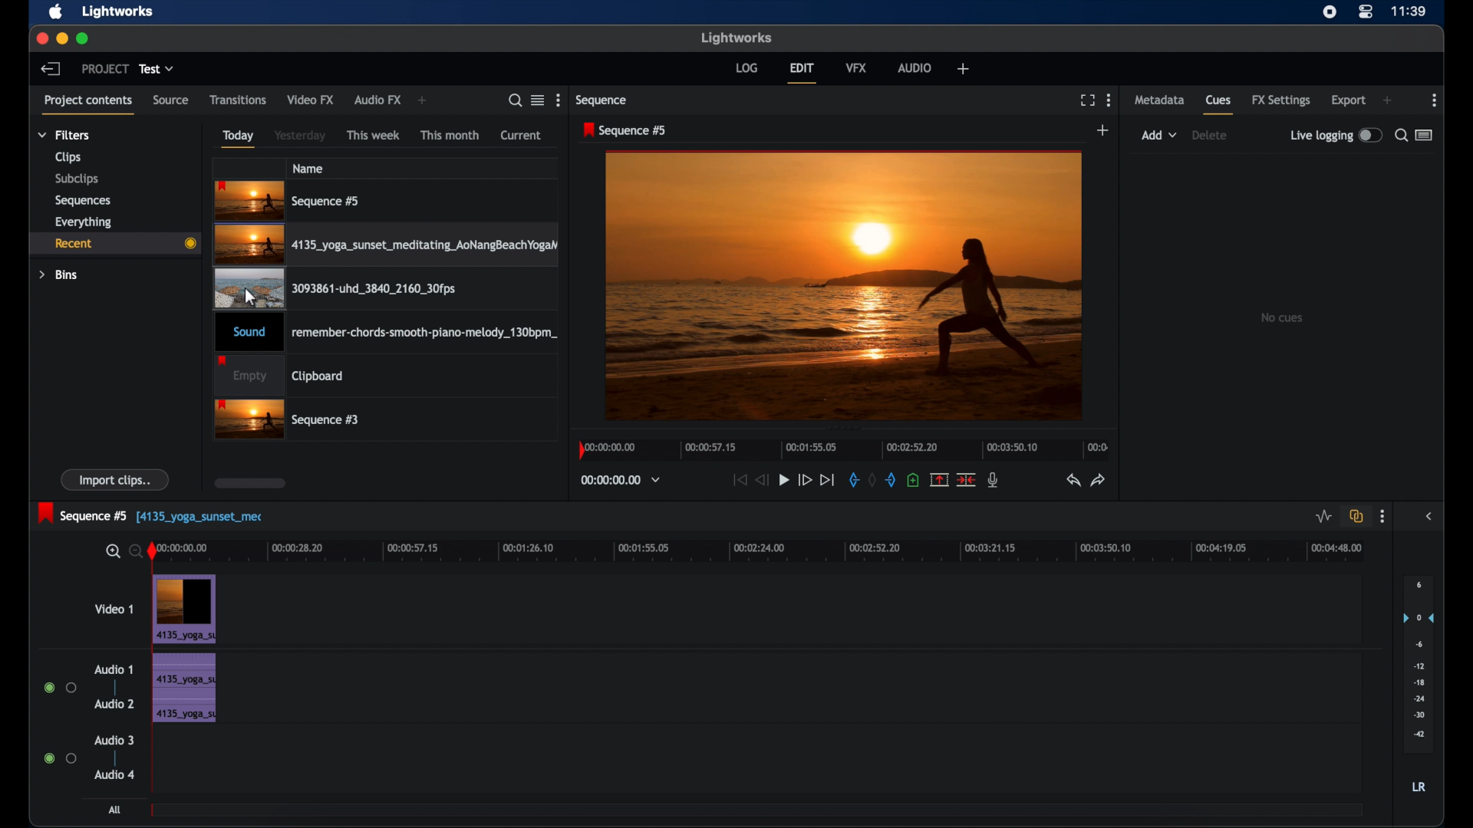 Image resolution: width=1473 pixels, height=828 pixels. Describe the element at coordinates (939, 480) in the screenshot. I see `remove  marked section` at that location.